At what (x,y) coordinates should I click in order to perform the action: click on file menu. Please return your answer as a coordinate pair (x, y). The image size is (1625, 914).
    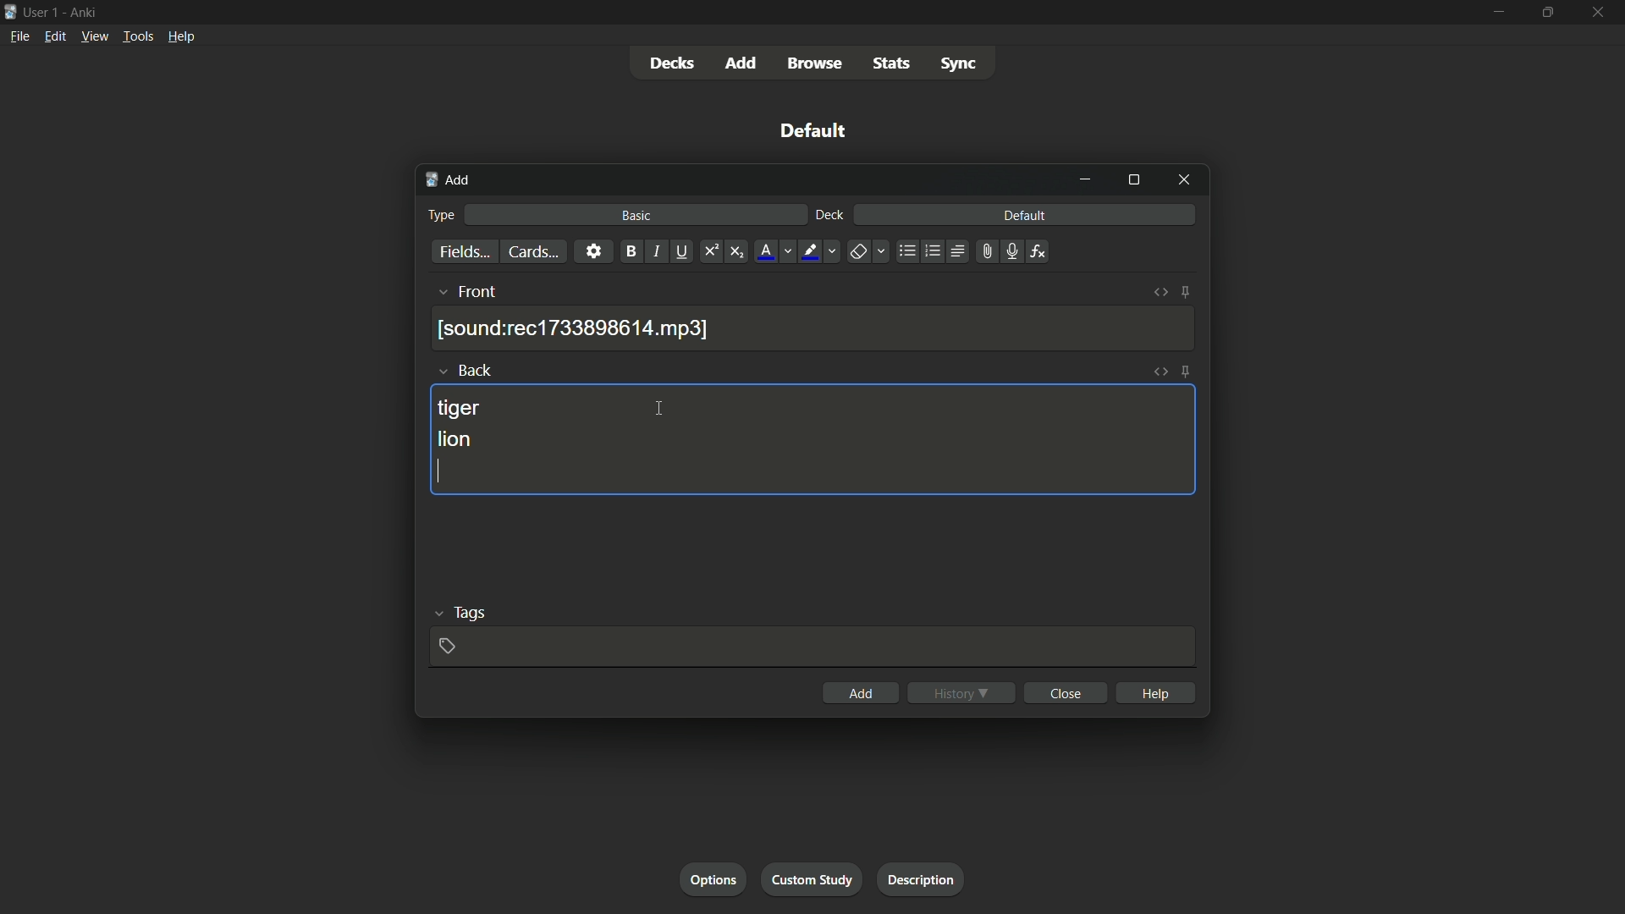
    Looking at the image, I should click on (20, 36).